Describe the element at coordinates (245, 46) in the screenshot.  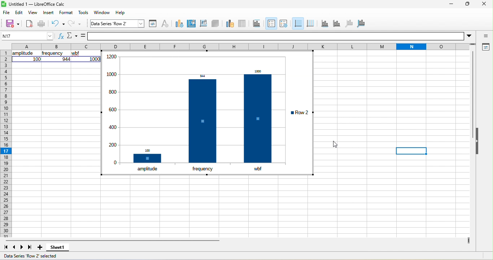
I see `column headings` at that location.